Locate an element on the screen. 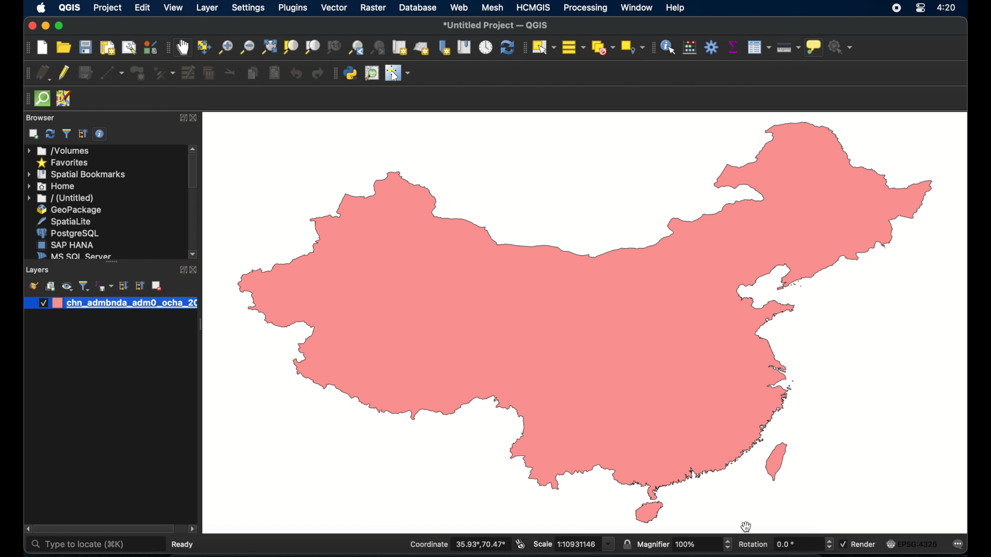 This screenshot has height=557, width=991. open layout manager is located at coordinates (128, 48).